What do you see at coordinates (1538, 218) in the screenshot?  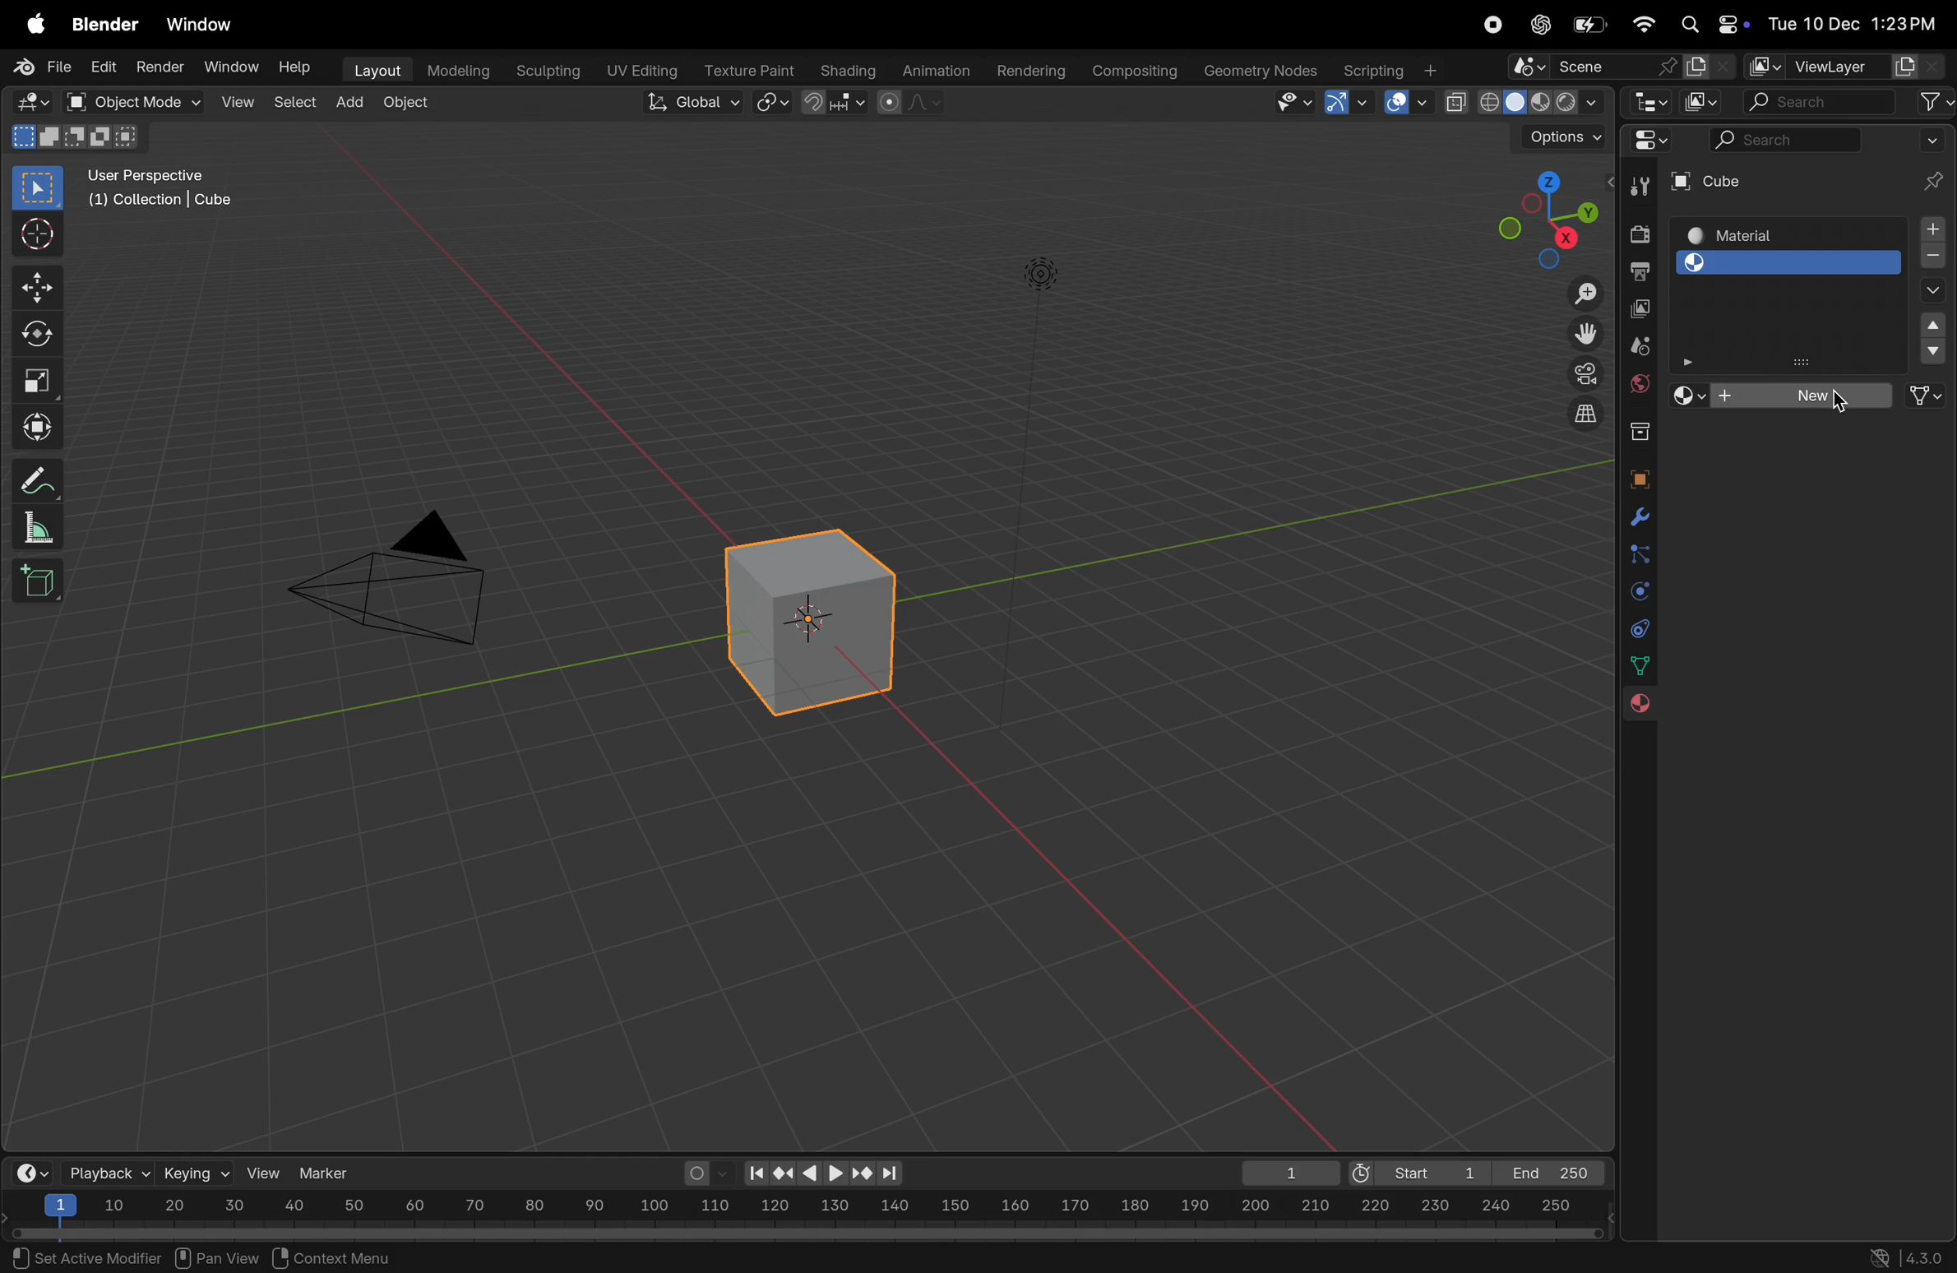 I see `view point` at bounding box center [1538, 218].